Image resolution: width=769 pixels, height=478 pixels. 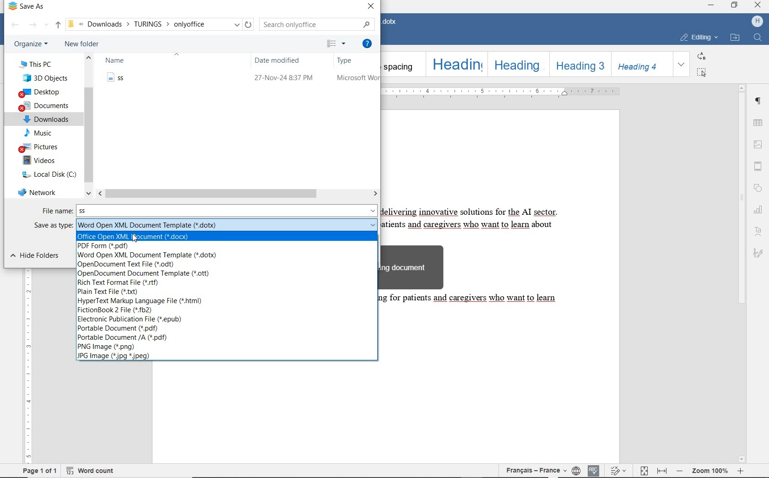 I want to click on TYPE, so click(x=356, y=61).